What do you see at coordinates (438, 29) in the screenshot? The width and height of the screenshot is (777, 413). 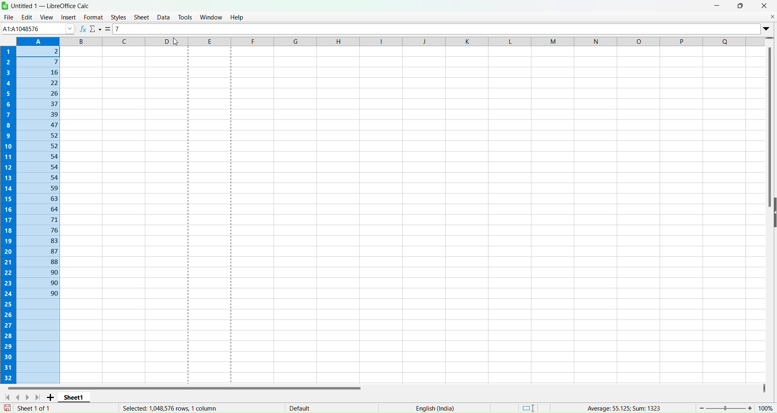 I see `Formula Bar` at bounding box center [438, 29].